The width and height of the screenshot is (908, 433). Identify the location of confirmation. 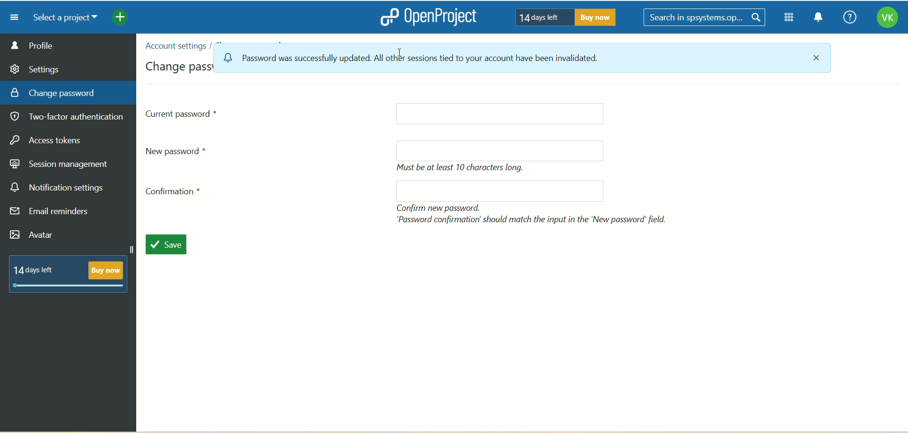
(176, 194).